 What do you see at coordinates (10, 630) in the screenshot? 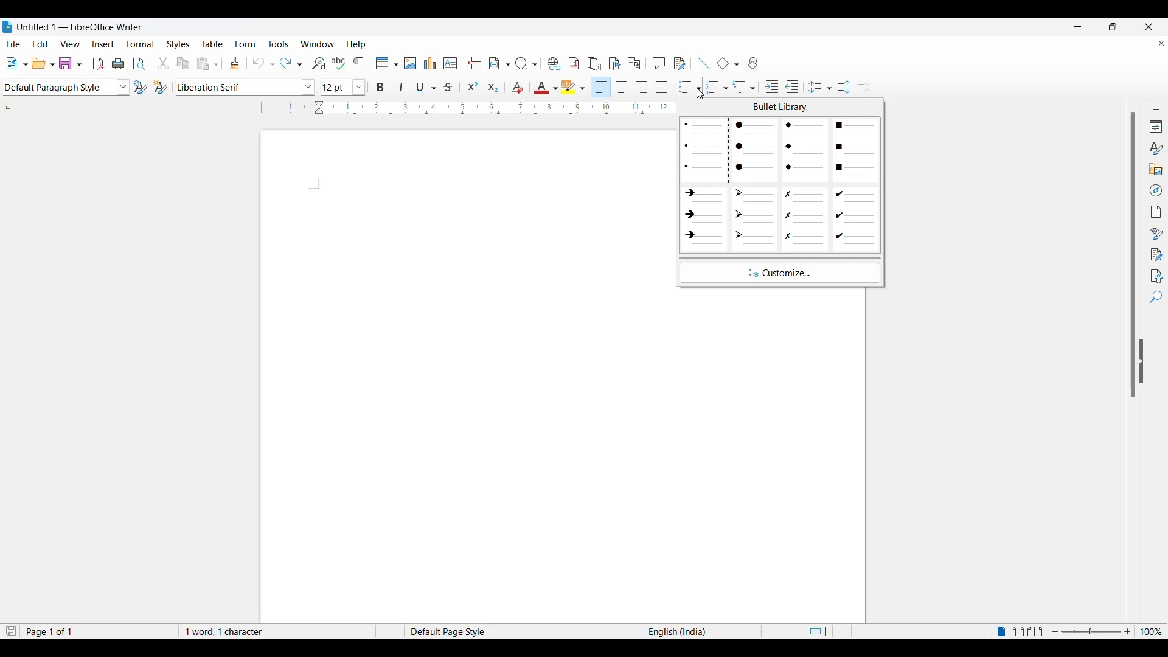
I see `Click to save modifications in document` at bounding box center [10, 630].